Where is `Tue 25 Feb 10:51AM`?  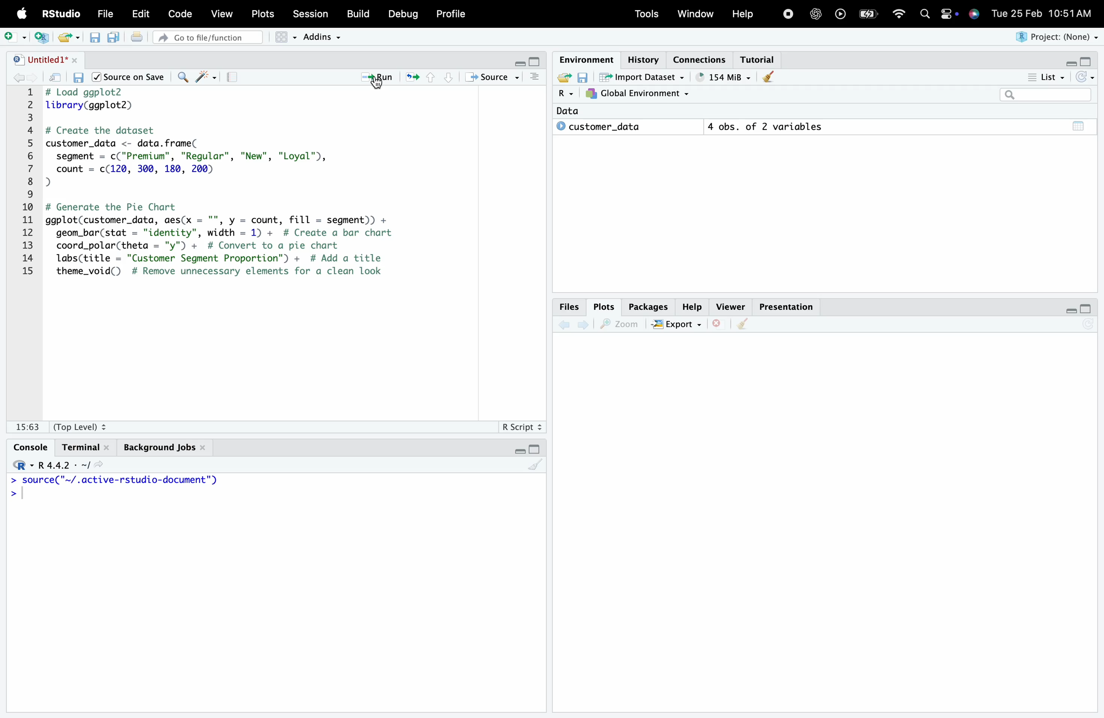
Tue 25 Feb 10:51AM is located at coordinates (1046, 13).